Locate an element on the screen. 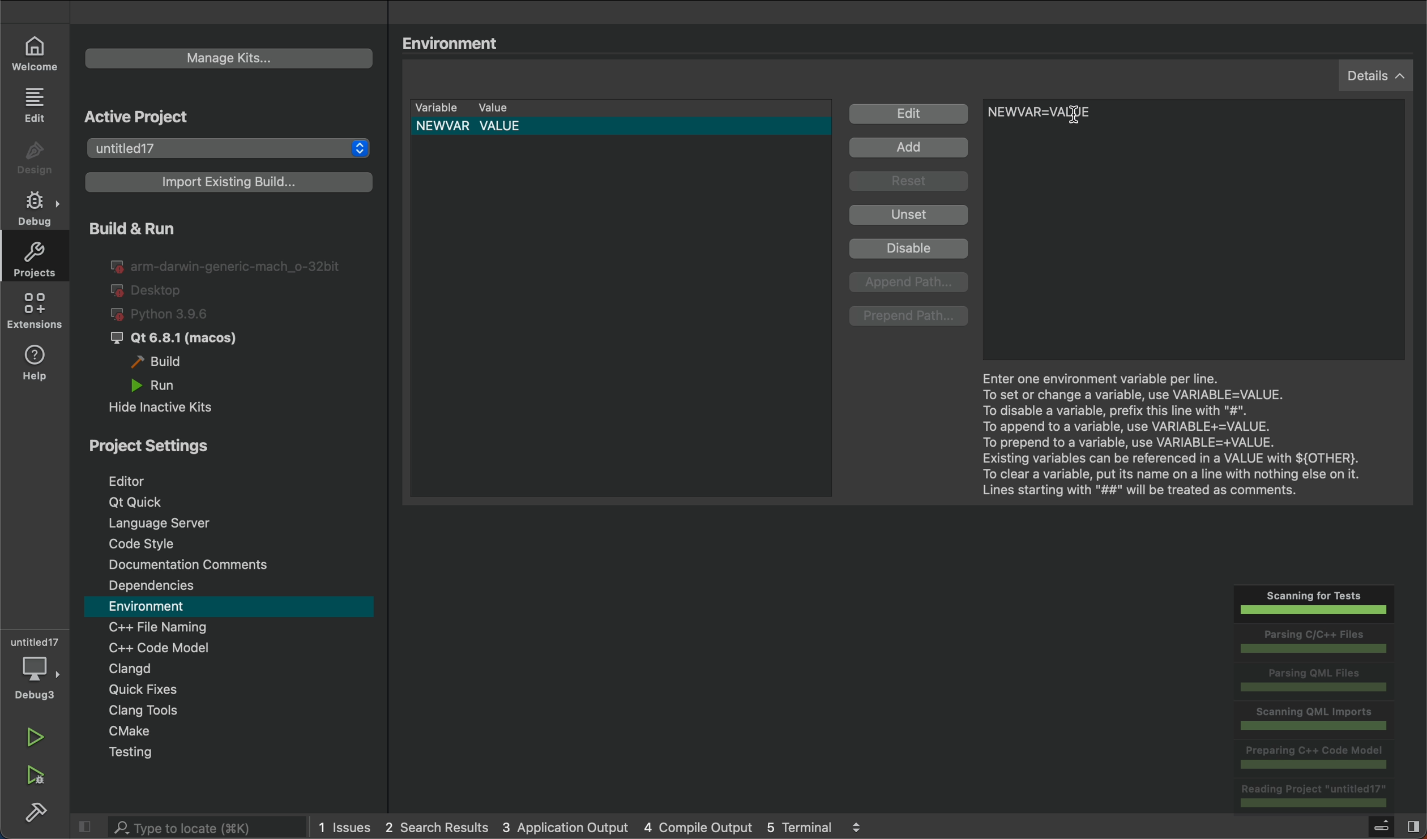  prepend path is located at coordinates (911, 317).